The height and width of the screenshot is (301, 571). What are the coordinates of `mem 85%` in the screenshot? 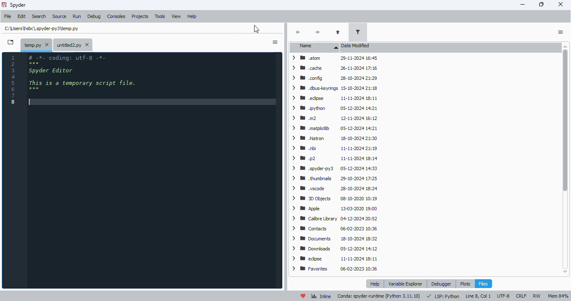 It's located at (558, 296).